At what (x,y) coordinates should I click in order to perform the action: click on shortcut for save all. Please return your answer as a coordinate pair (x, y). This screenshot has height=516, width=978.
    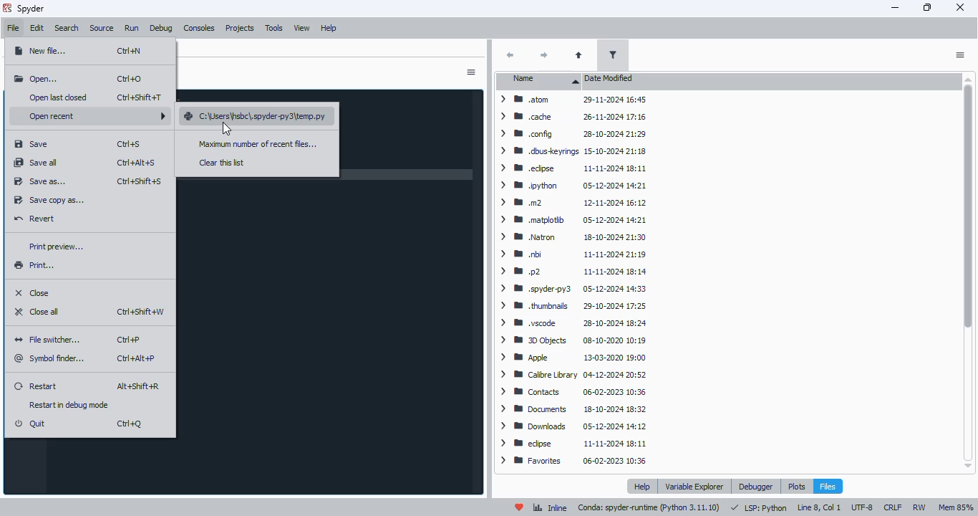
    Looking at the image, I should click on (137, 163).